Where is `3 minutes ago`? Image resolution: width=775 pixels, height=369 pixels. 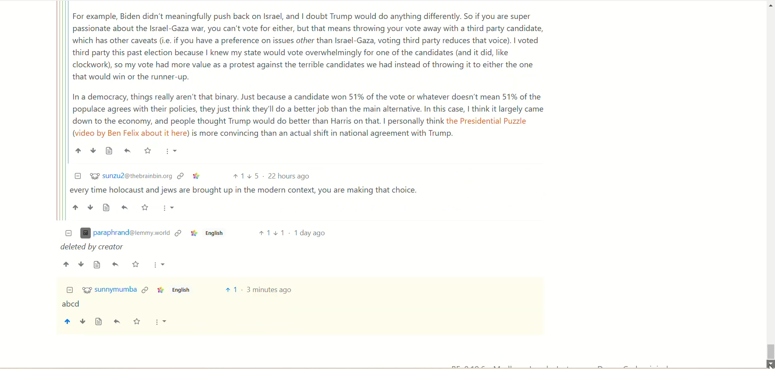 3 minutes ago is located at coordinates (270, 291).